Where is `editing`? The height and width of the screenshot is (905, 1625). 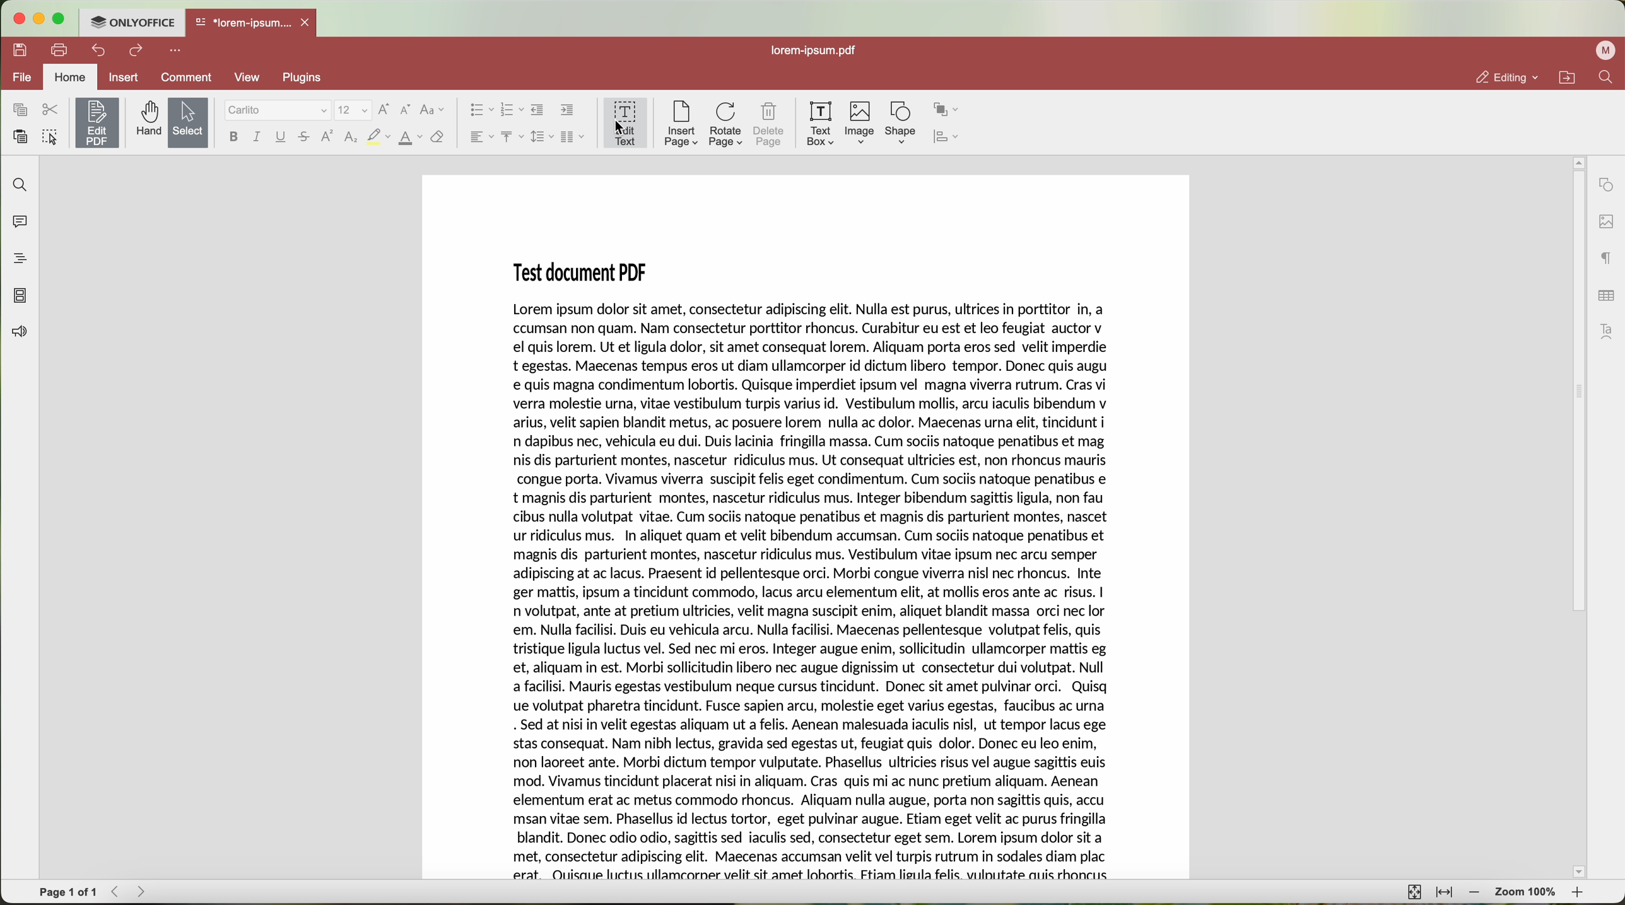 editing is located at coordinates (1502, 75).